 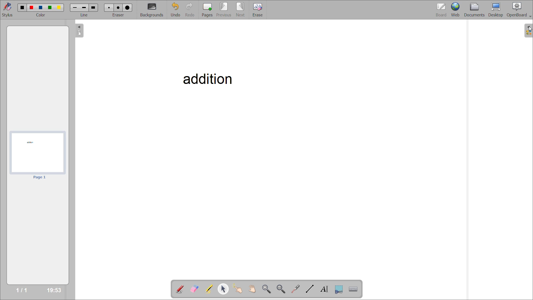 I want to click on desktop, so click(x=497, y=10).